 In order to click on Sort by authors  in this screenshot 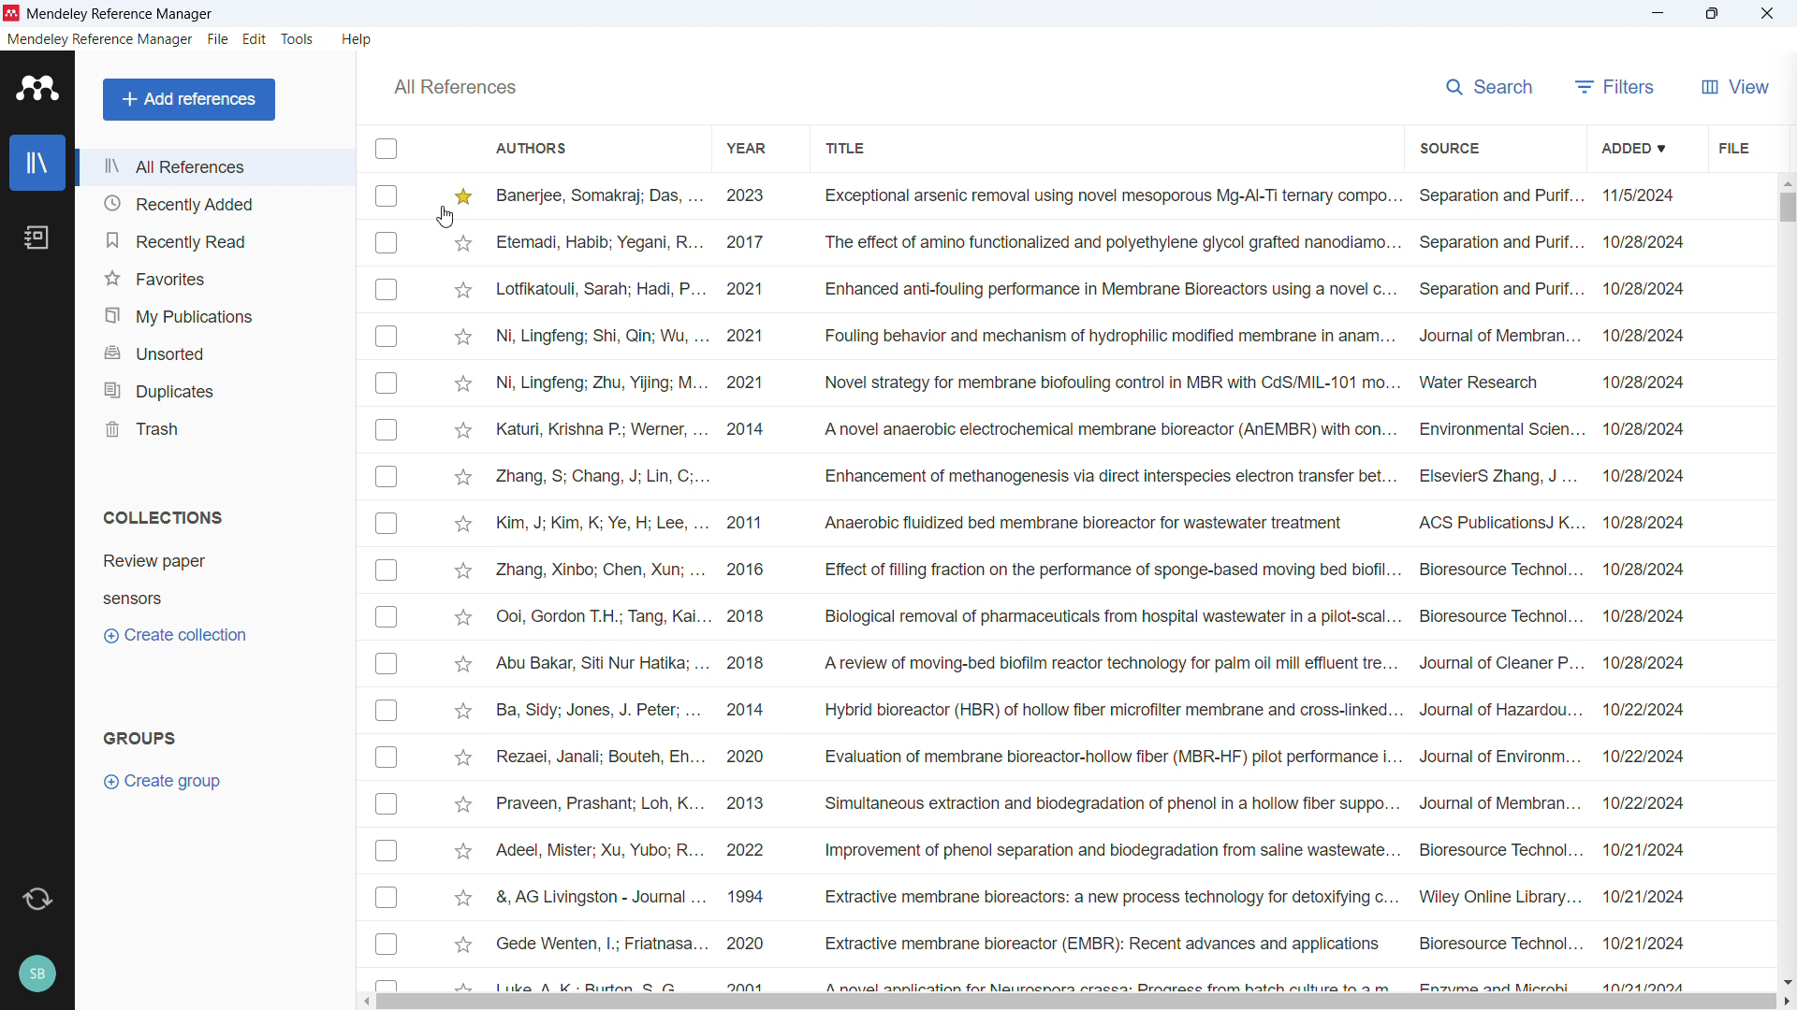, I will do `click(541, 147)`.